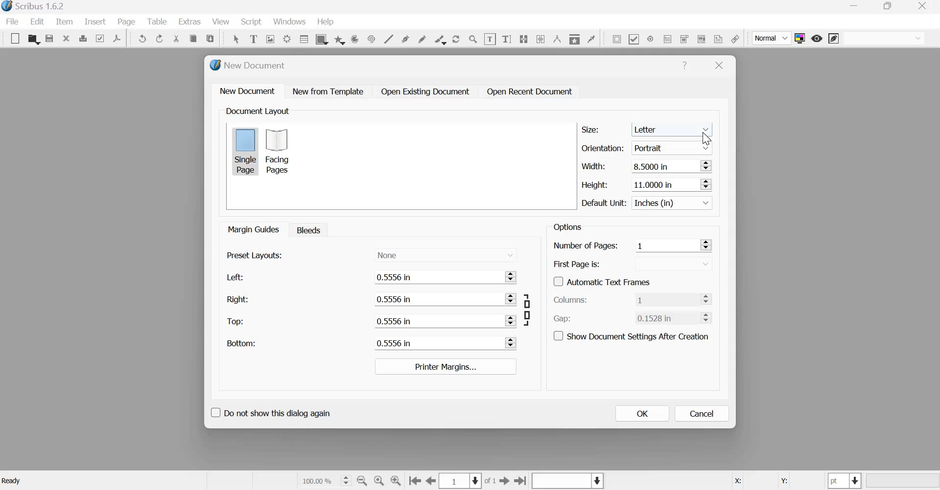  Describe the element at coordinates (446, 254) in the screenshot. I see `None` at that location.